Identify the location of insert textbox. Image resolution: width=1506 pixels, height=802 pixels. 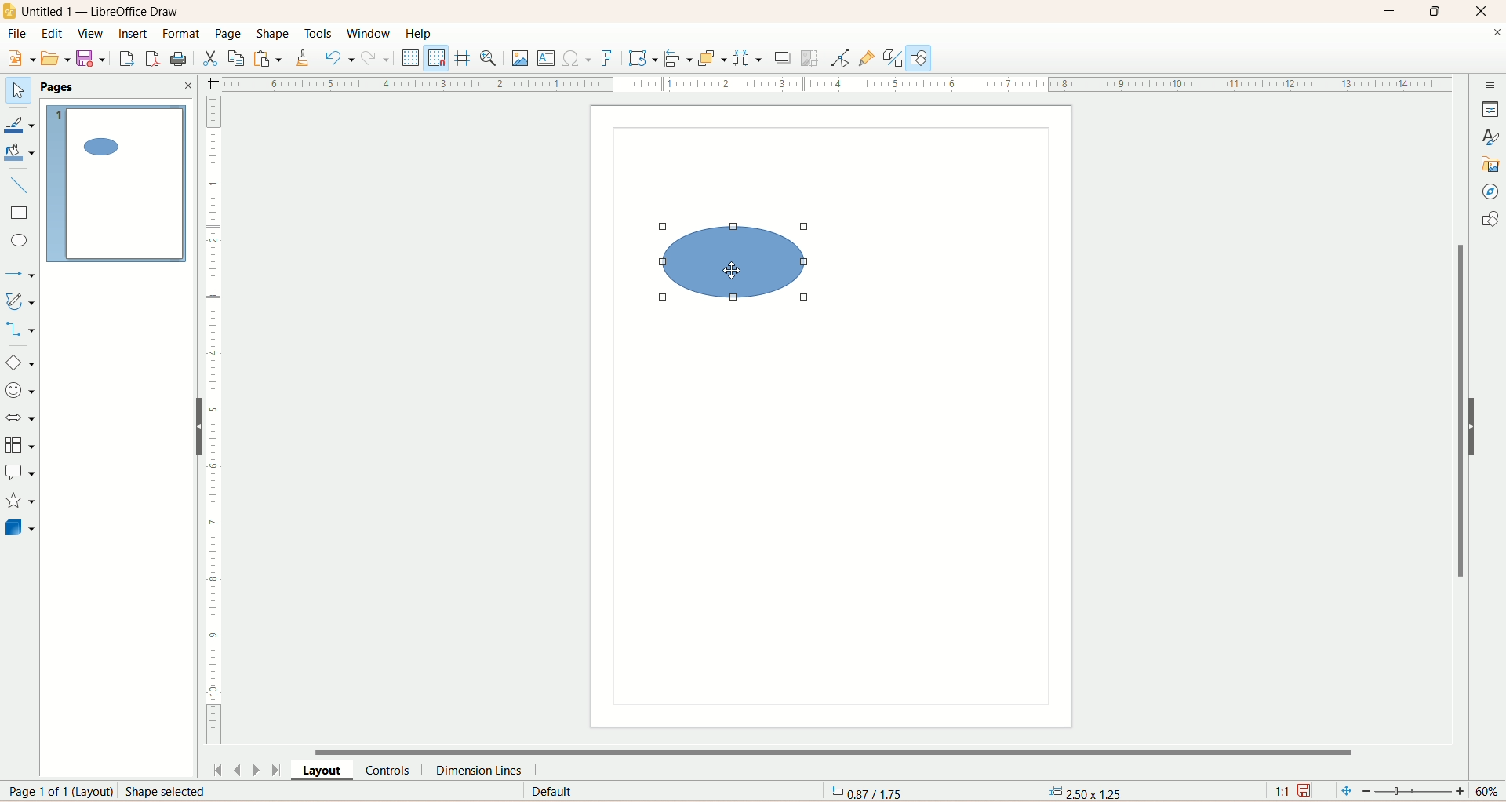
(544, 58).